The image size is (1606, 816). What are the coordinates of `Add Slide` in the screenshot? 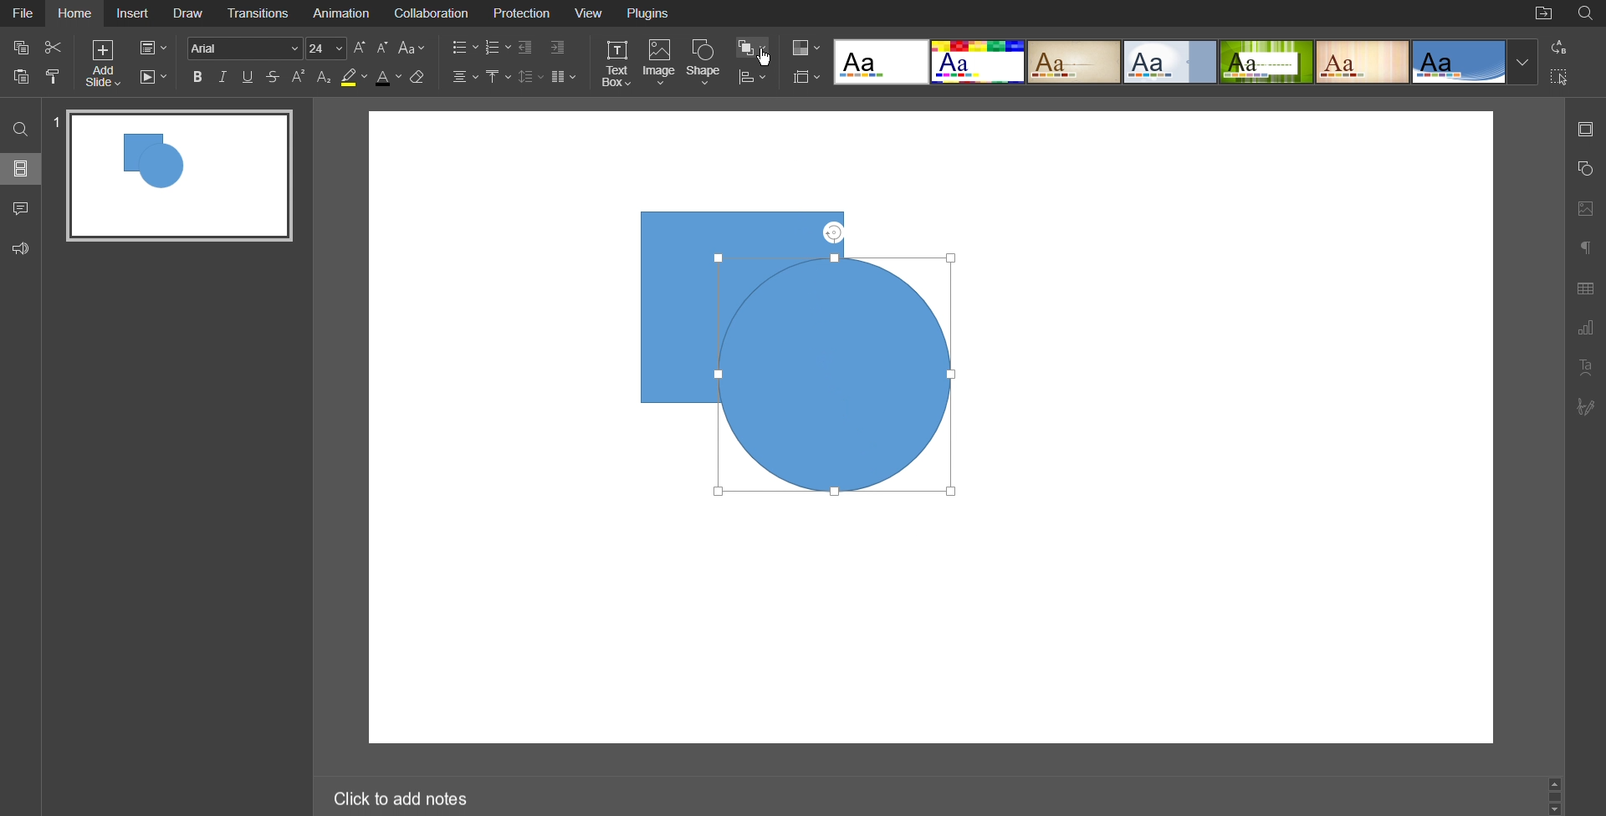 It's located at (103, 63).